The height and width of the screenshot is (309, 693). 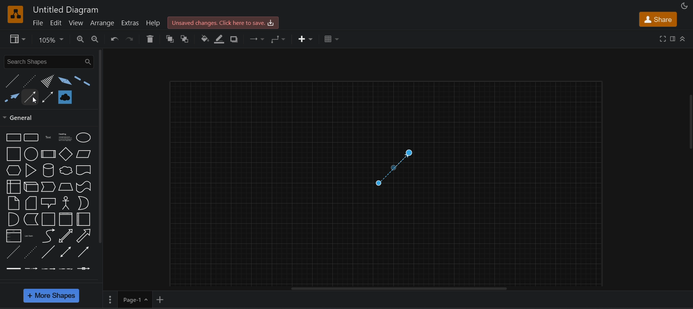 I want to click on dashed line 2, so click(x=83, y=82).